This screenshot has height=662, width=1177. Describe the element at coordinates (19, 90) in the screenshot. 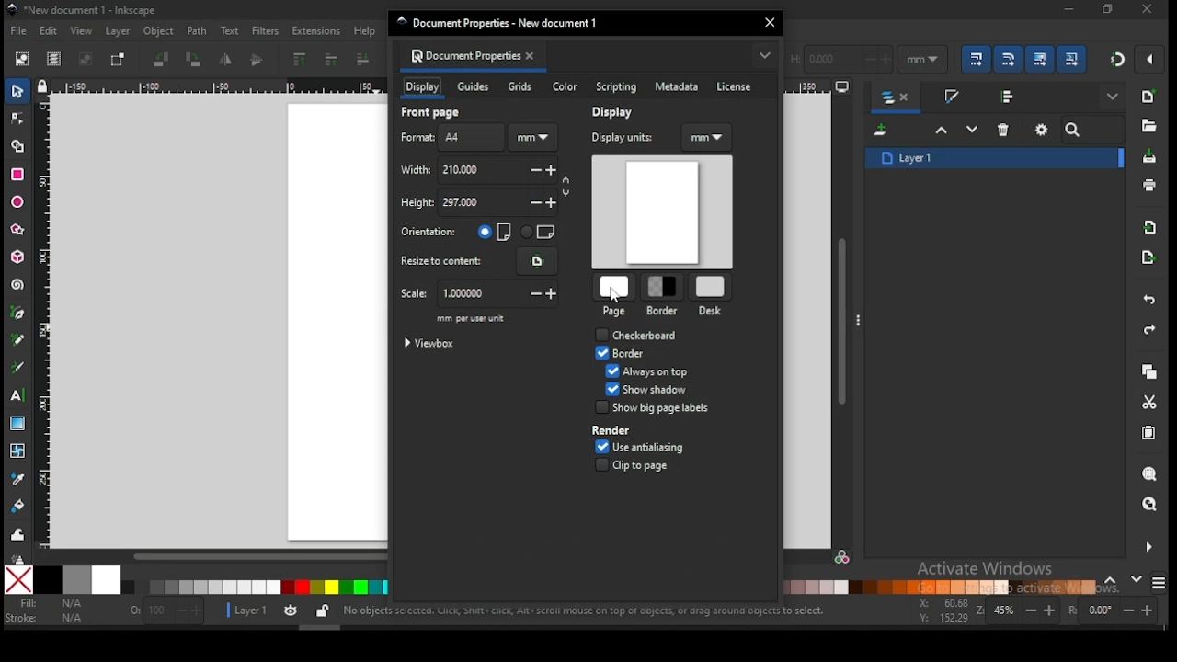

I see `select` at that location.